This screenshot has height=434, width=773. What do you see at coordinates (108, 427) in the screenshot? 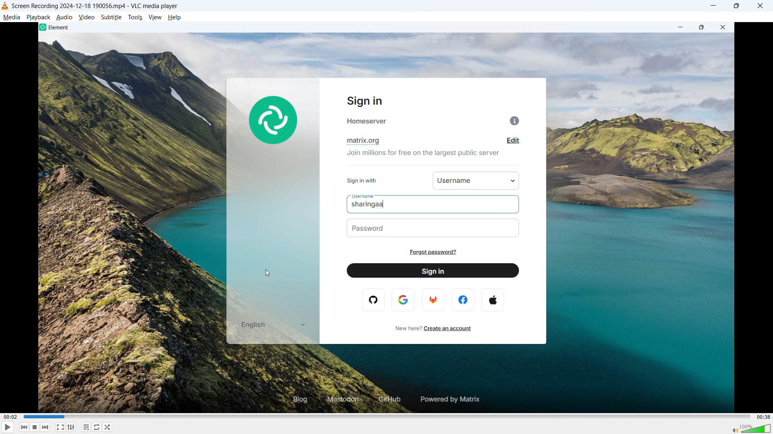
I see `random ` at bounding box center [108, 427].